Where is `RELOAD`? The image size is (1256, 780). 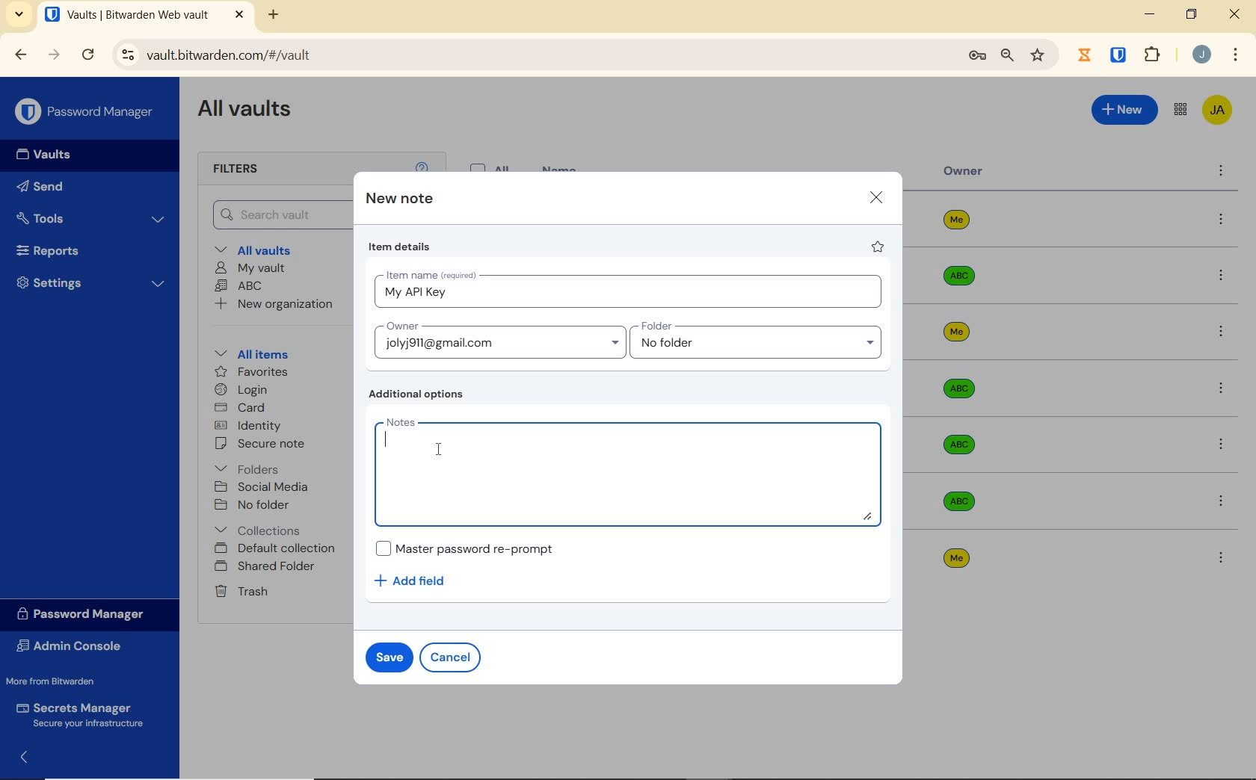 RELOAD is located at coordinates (89, 55).